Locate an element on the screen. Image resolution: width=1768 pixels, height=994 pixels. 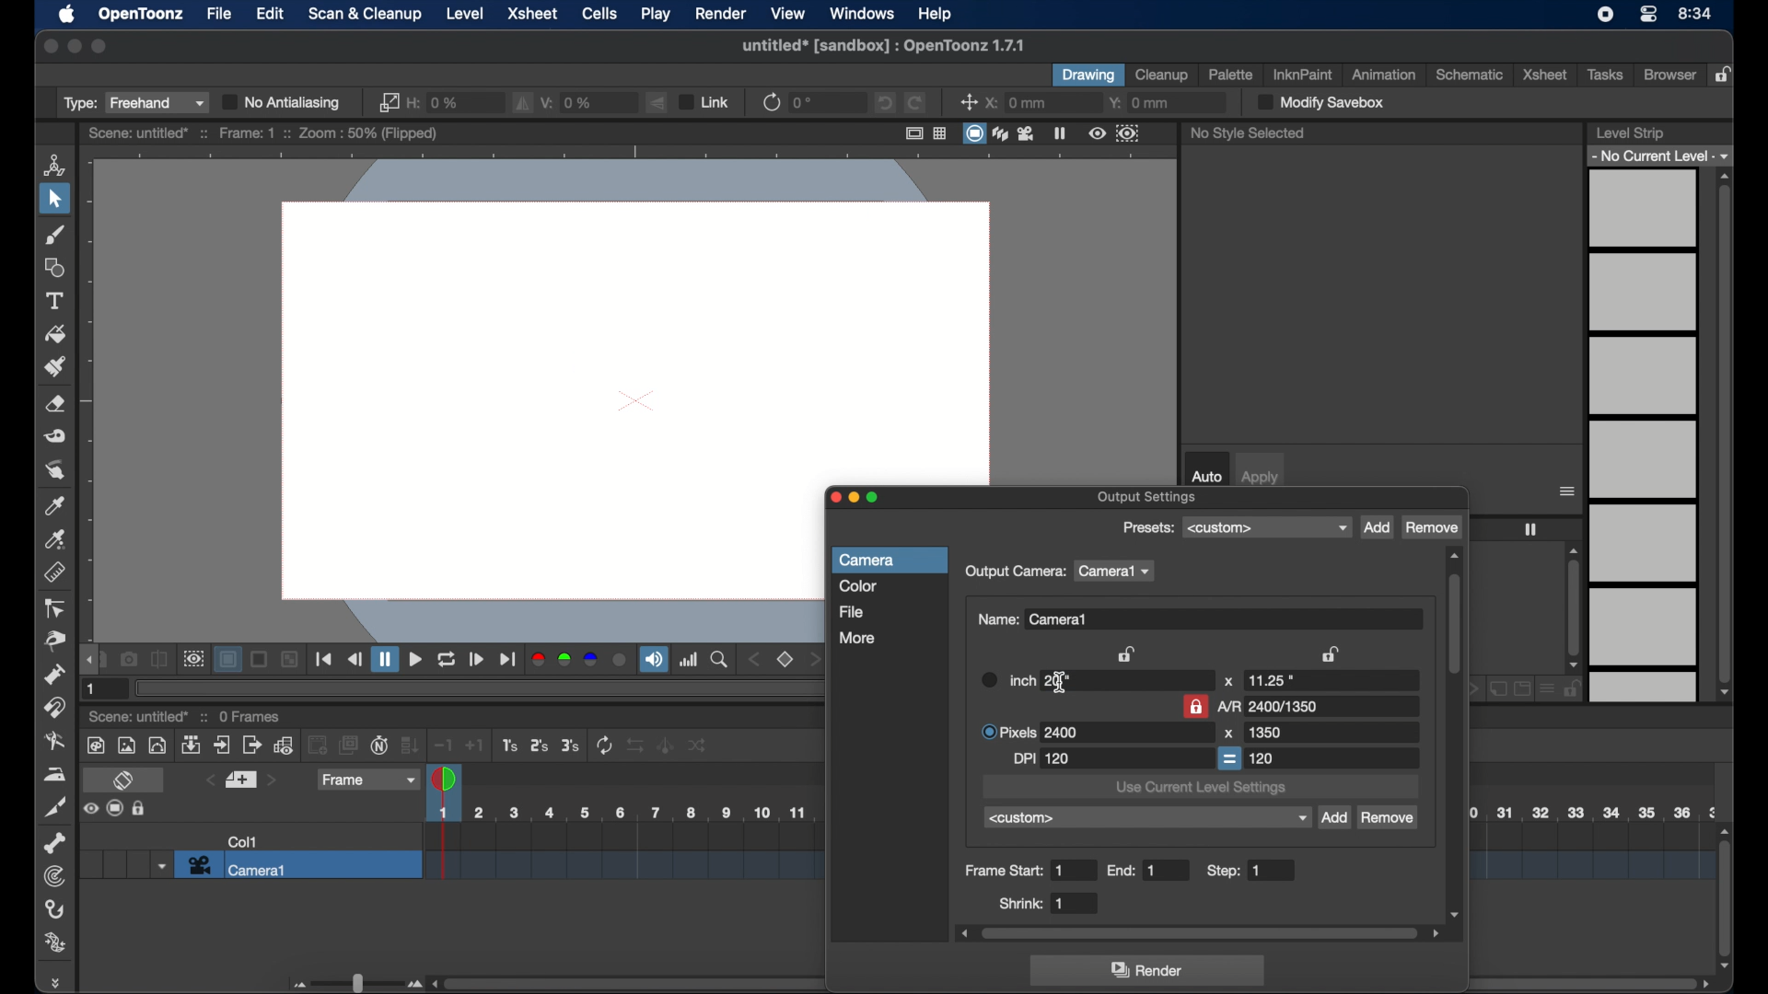
histogram is located at coordinates (689, 659).